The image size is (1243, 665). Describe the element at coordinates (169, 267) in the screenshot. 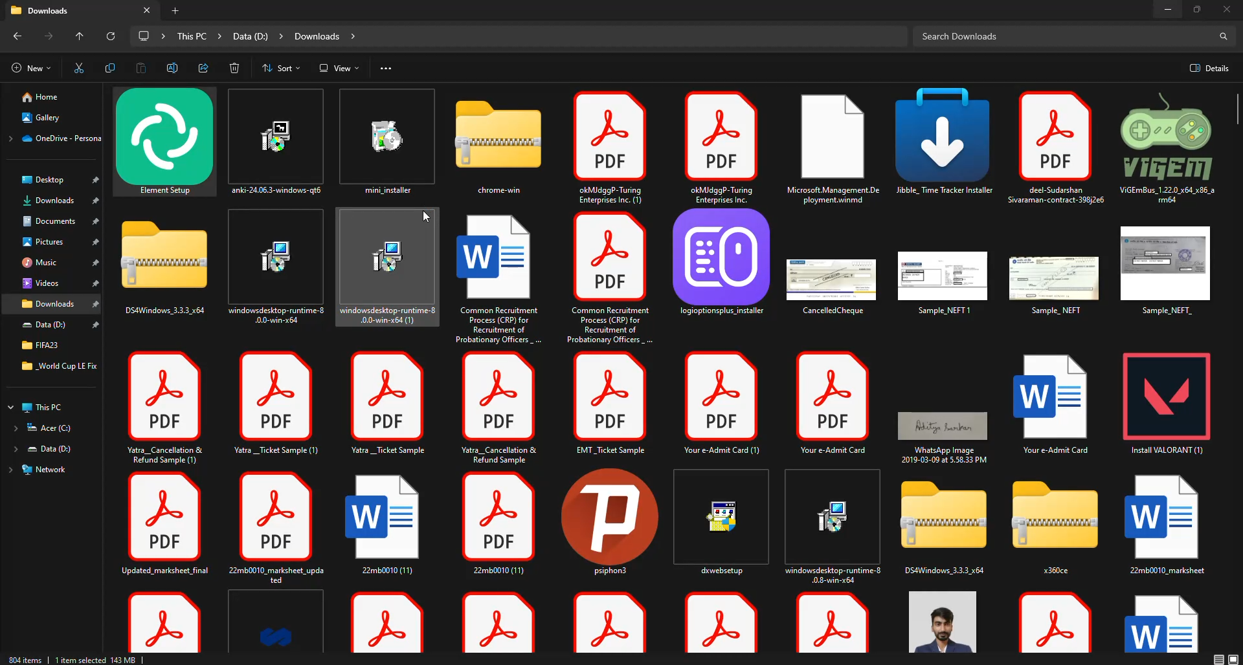

I see `folder` at that location.